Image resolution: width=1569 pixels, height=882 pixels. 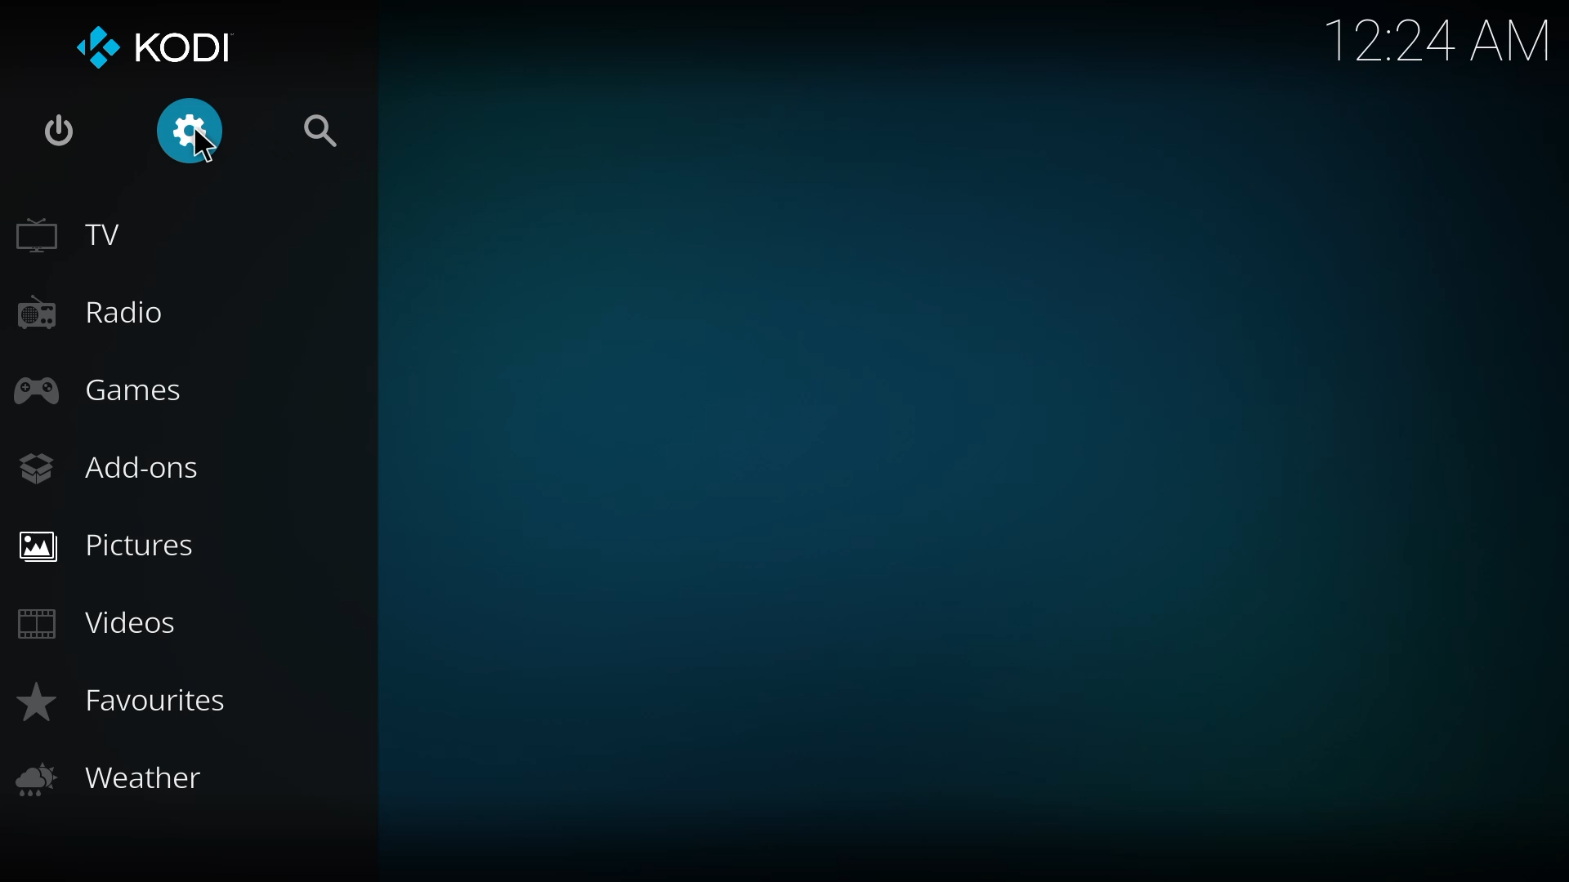 What do you see at coordinates (324, 133) in the screenshot?
I see `search` at bounding box center [324, 133].